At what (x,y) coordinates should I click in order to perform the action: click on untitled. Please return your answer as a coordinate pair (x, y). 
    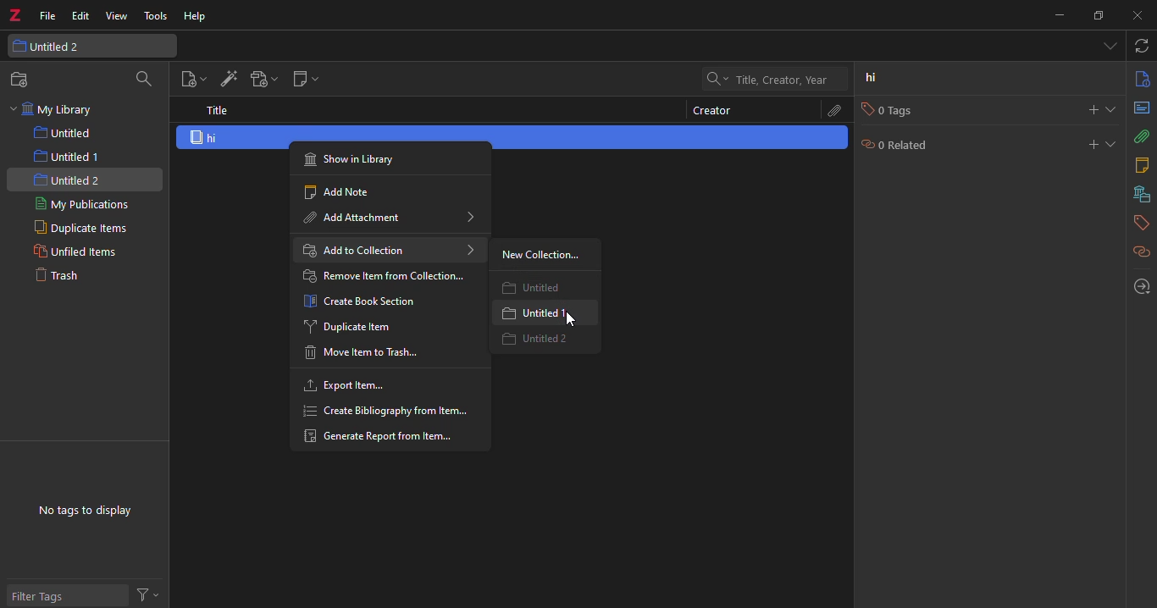
    Looking at the image, I should click on (538, 286).